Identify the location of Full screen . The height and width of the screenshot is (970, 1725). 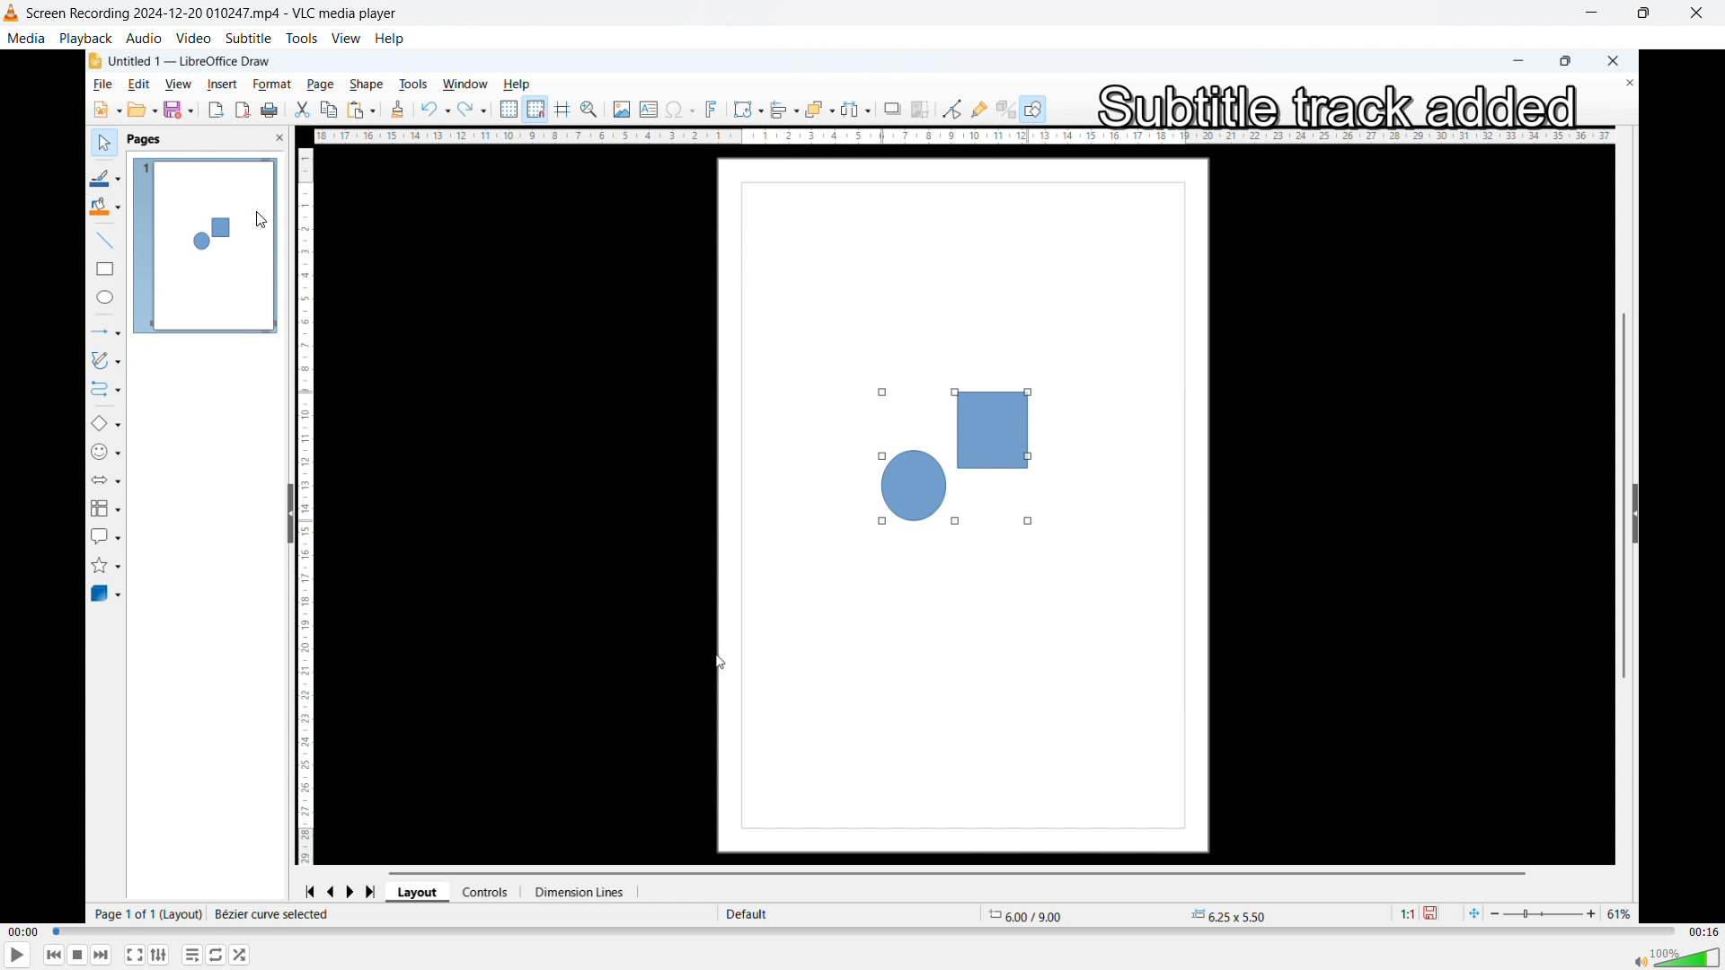
(135, 954).